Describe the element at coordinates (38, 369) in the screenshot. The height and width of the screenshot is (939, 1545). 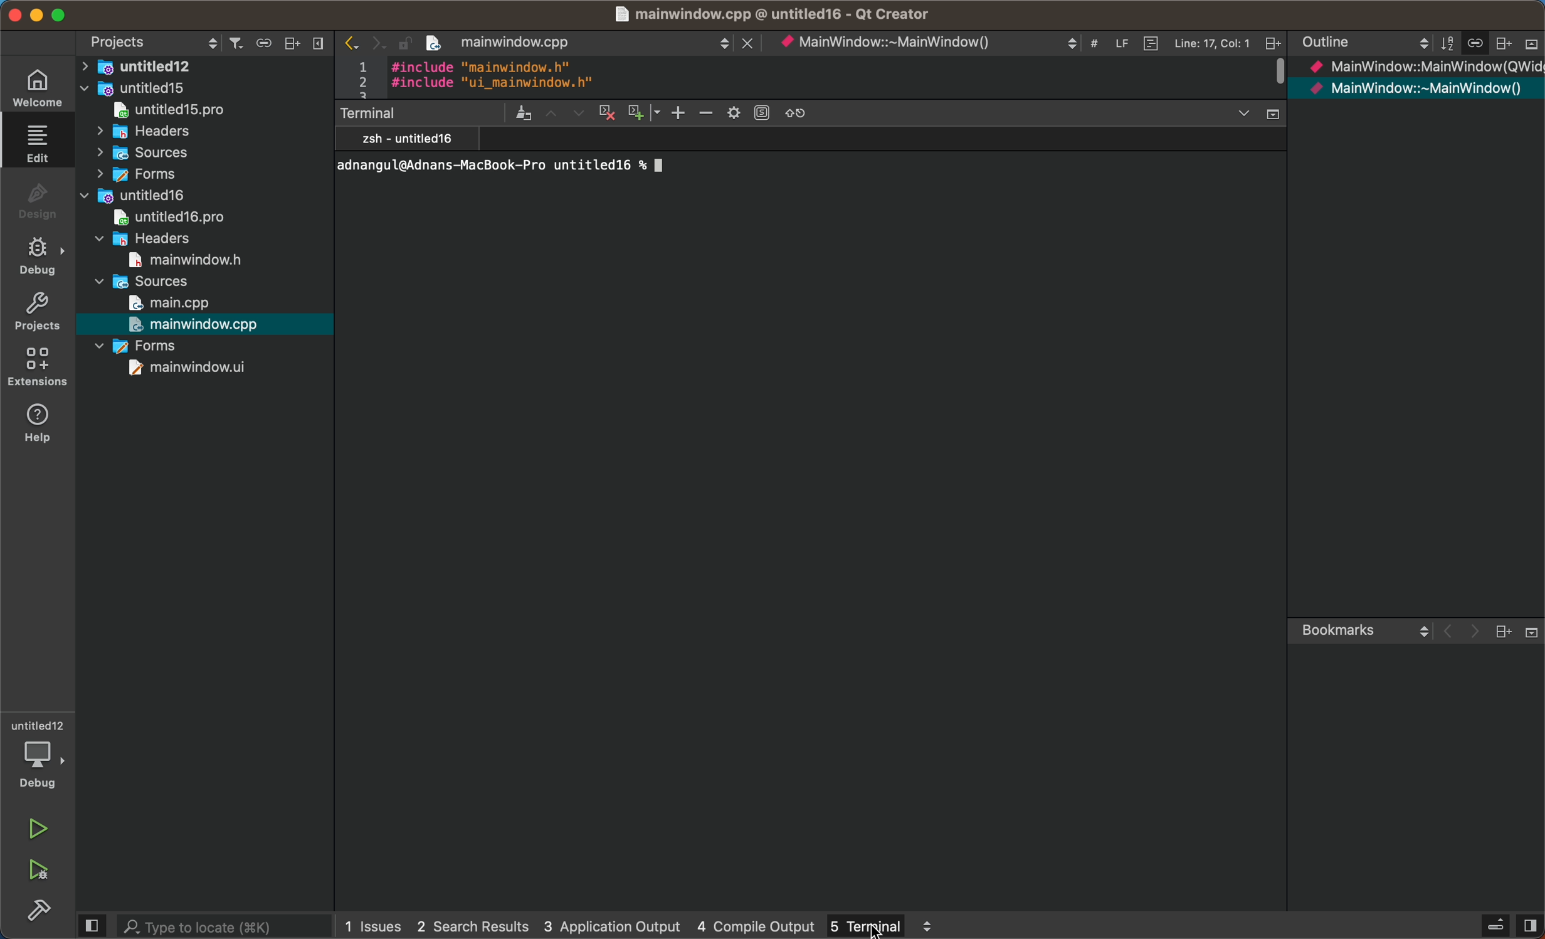
I see `extesions` at that location.